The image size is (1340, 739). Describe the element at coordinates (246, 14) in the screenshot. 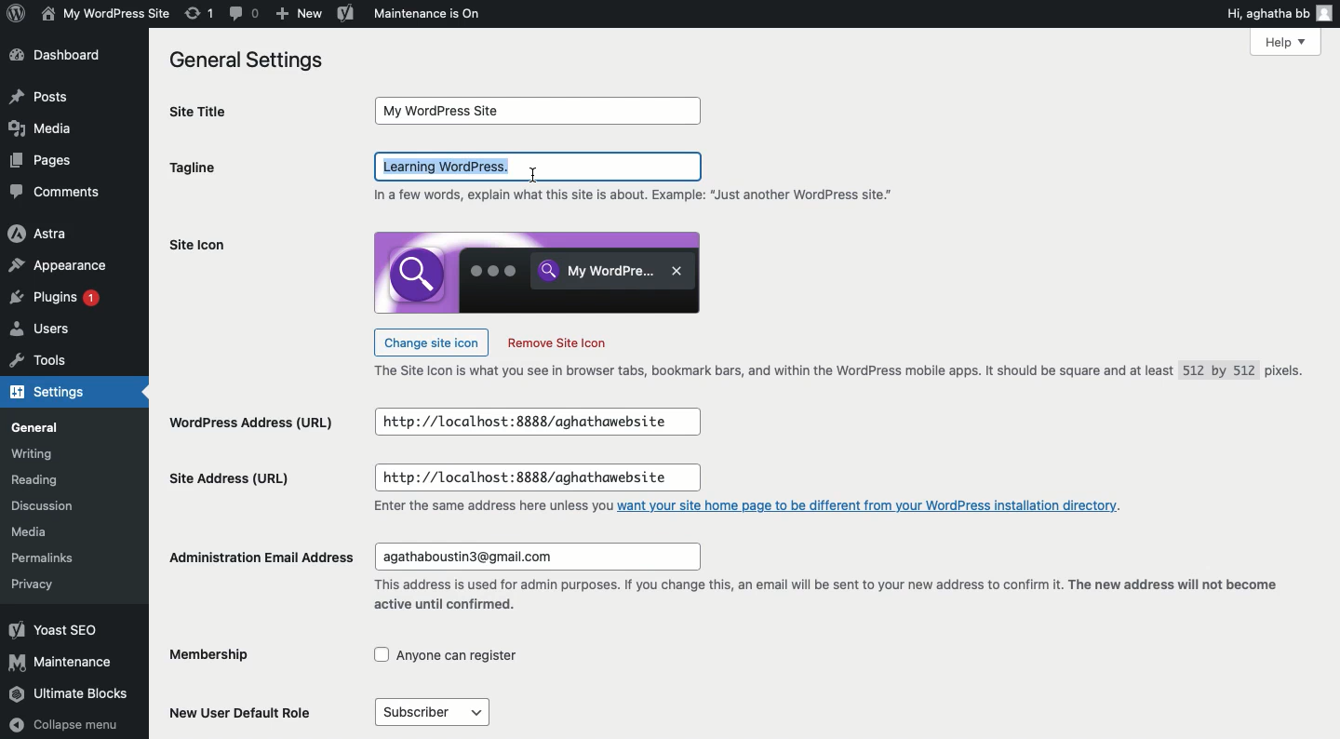

I see `Comment` at that location.